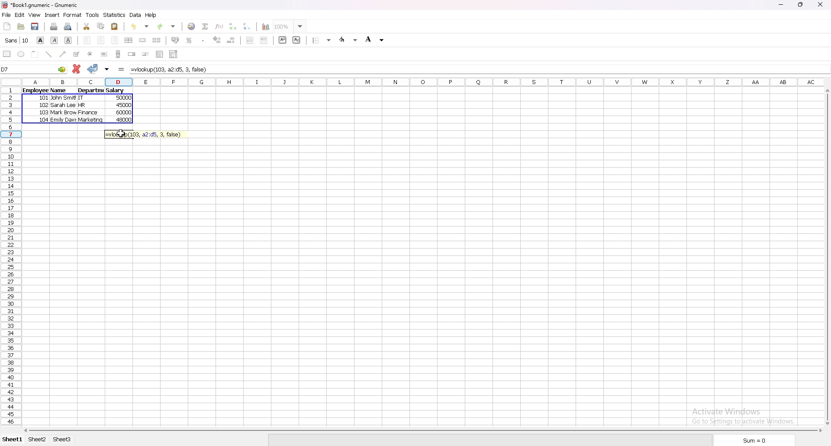 The height and width of the screenshot is (446, 831). What do you see at coordinates (7, 54) in the screenshot?
I see `rectangle` at bounding box center [7, 54].